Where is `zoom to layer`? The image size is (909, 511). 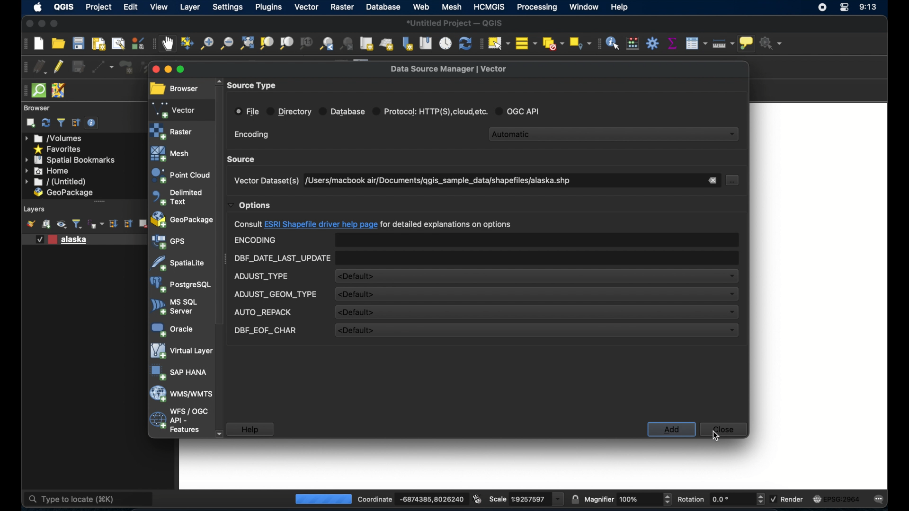
zoom to layer is located at coordinates (287, 44).